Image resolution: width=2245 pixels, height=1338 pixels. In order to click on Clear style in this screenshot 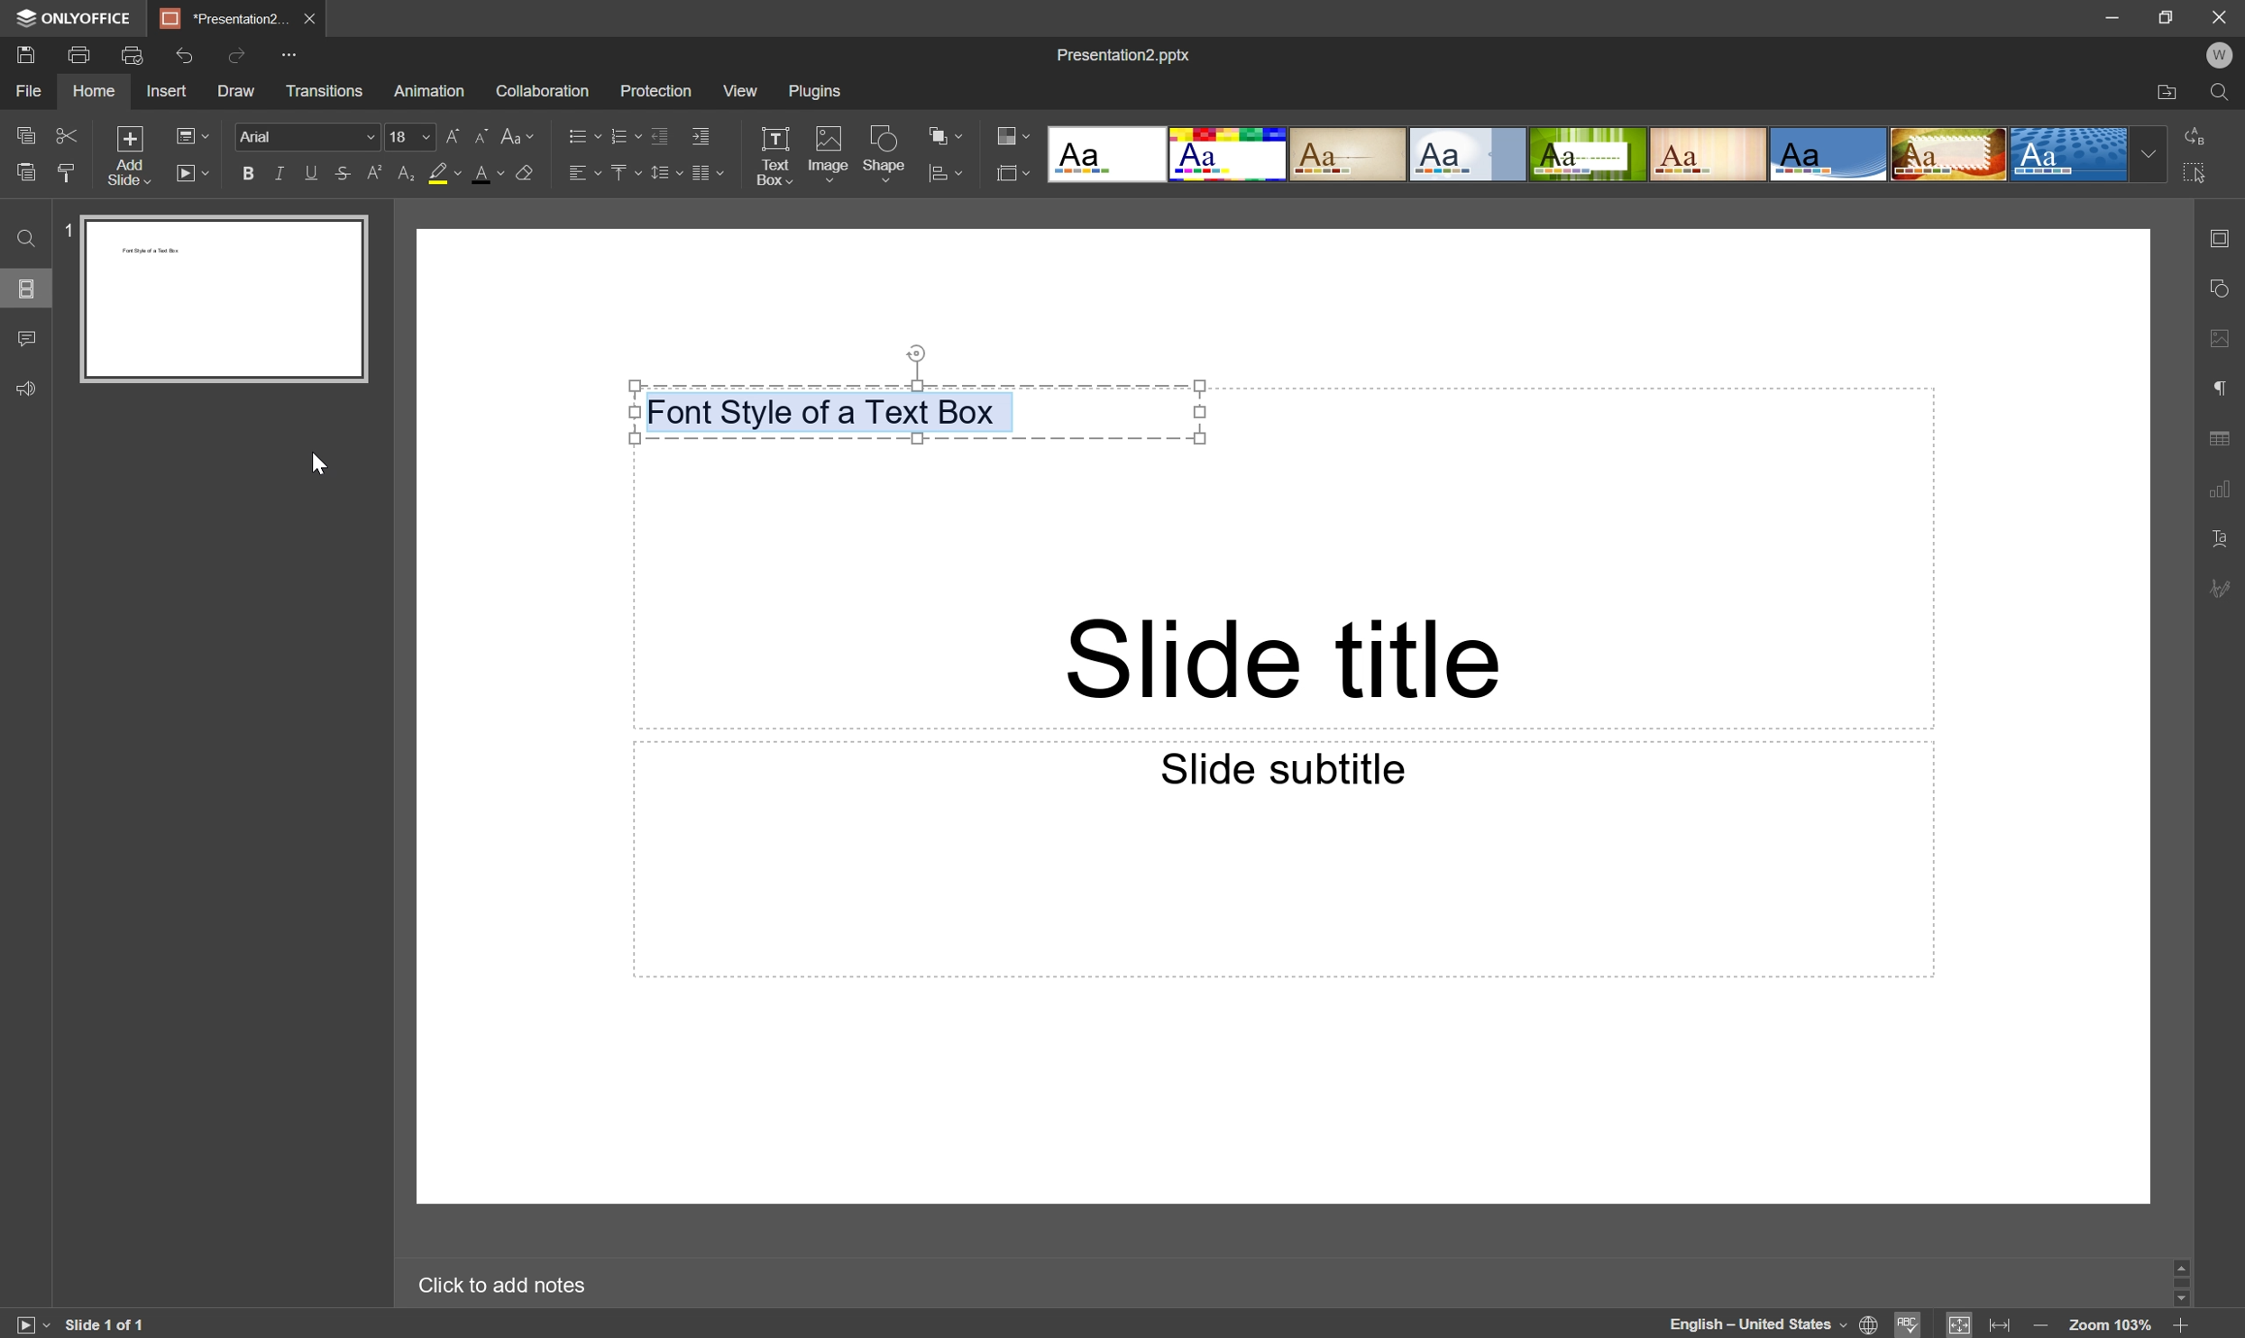, I will do `click(529, 173)`.